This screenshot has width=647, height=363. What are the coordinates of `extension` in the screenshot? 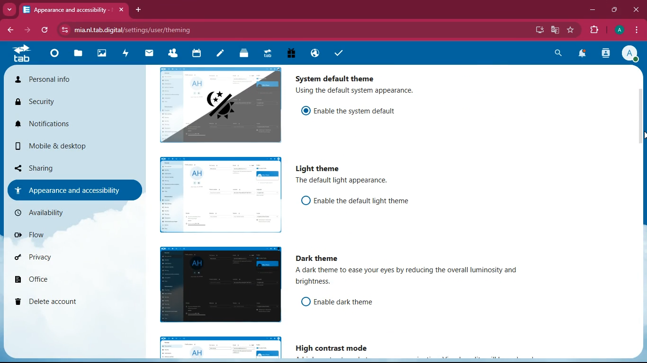 It's located at (596, 30).